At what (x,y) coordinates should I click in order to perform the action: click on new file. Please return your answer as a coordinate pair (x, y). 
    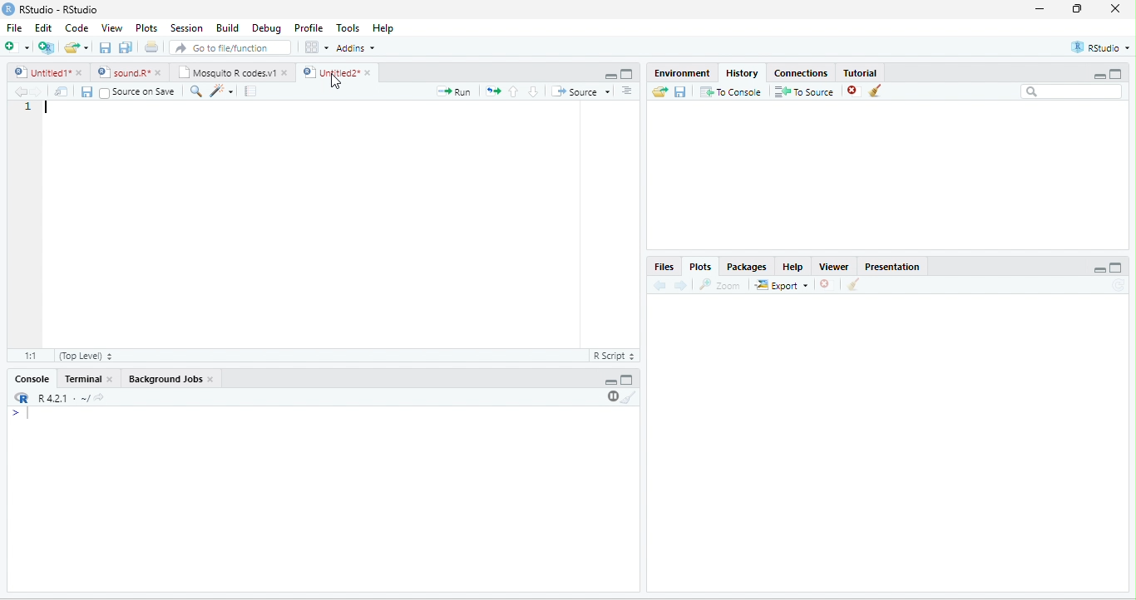
    Looking at the image, I should click on (17, 47).